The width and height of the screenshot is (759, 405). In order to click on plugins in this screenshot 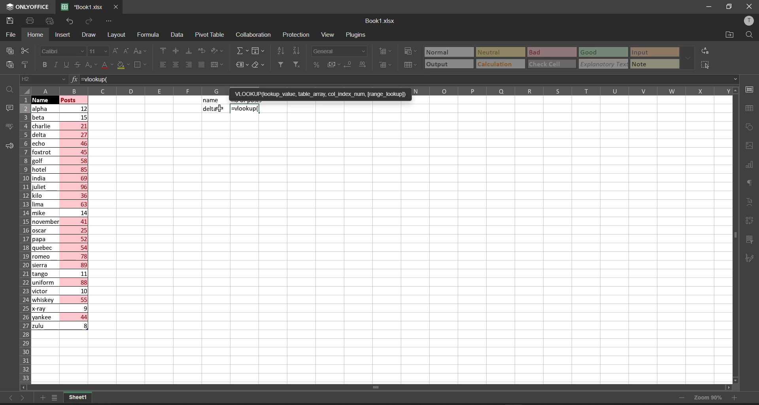, I will do `click(356, 34)`.